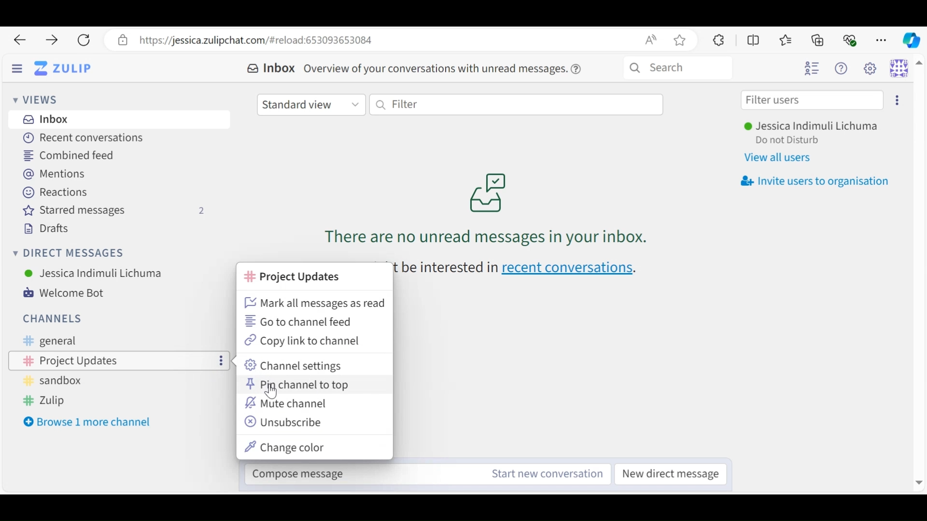  Describe the element at coordinates (314, 321) in the screenshot. I see `Go to channel feed` at that location.